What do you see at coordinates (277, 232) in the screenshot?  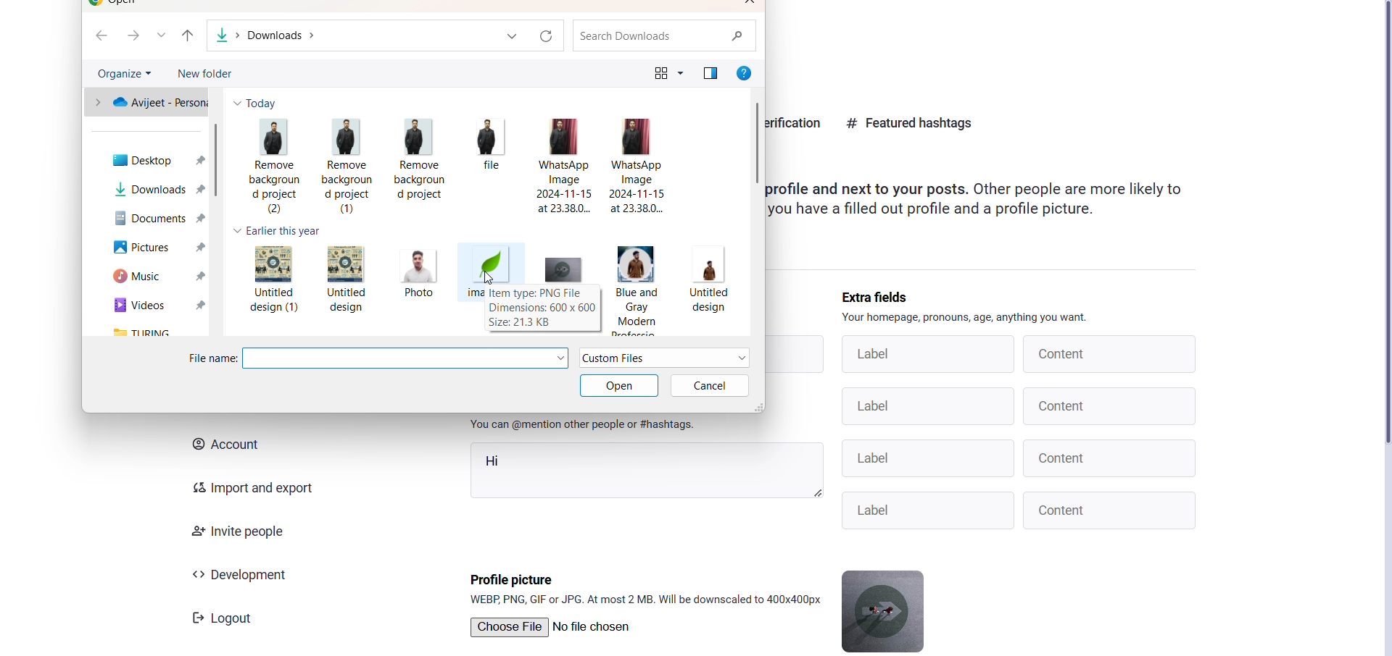 I see `earlier this year` at bounding box center [277, 232].